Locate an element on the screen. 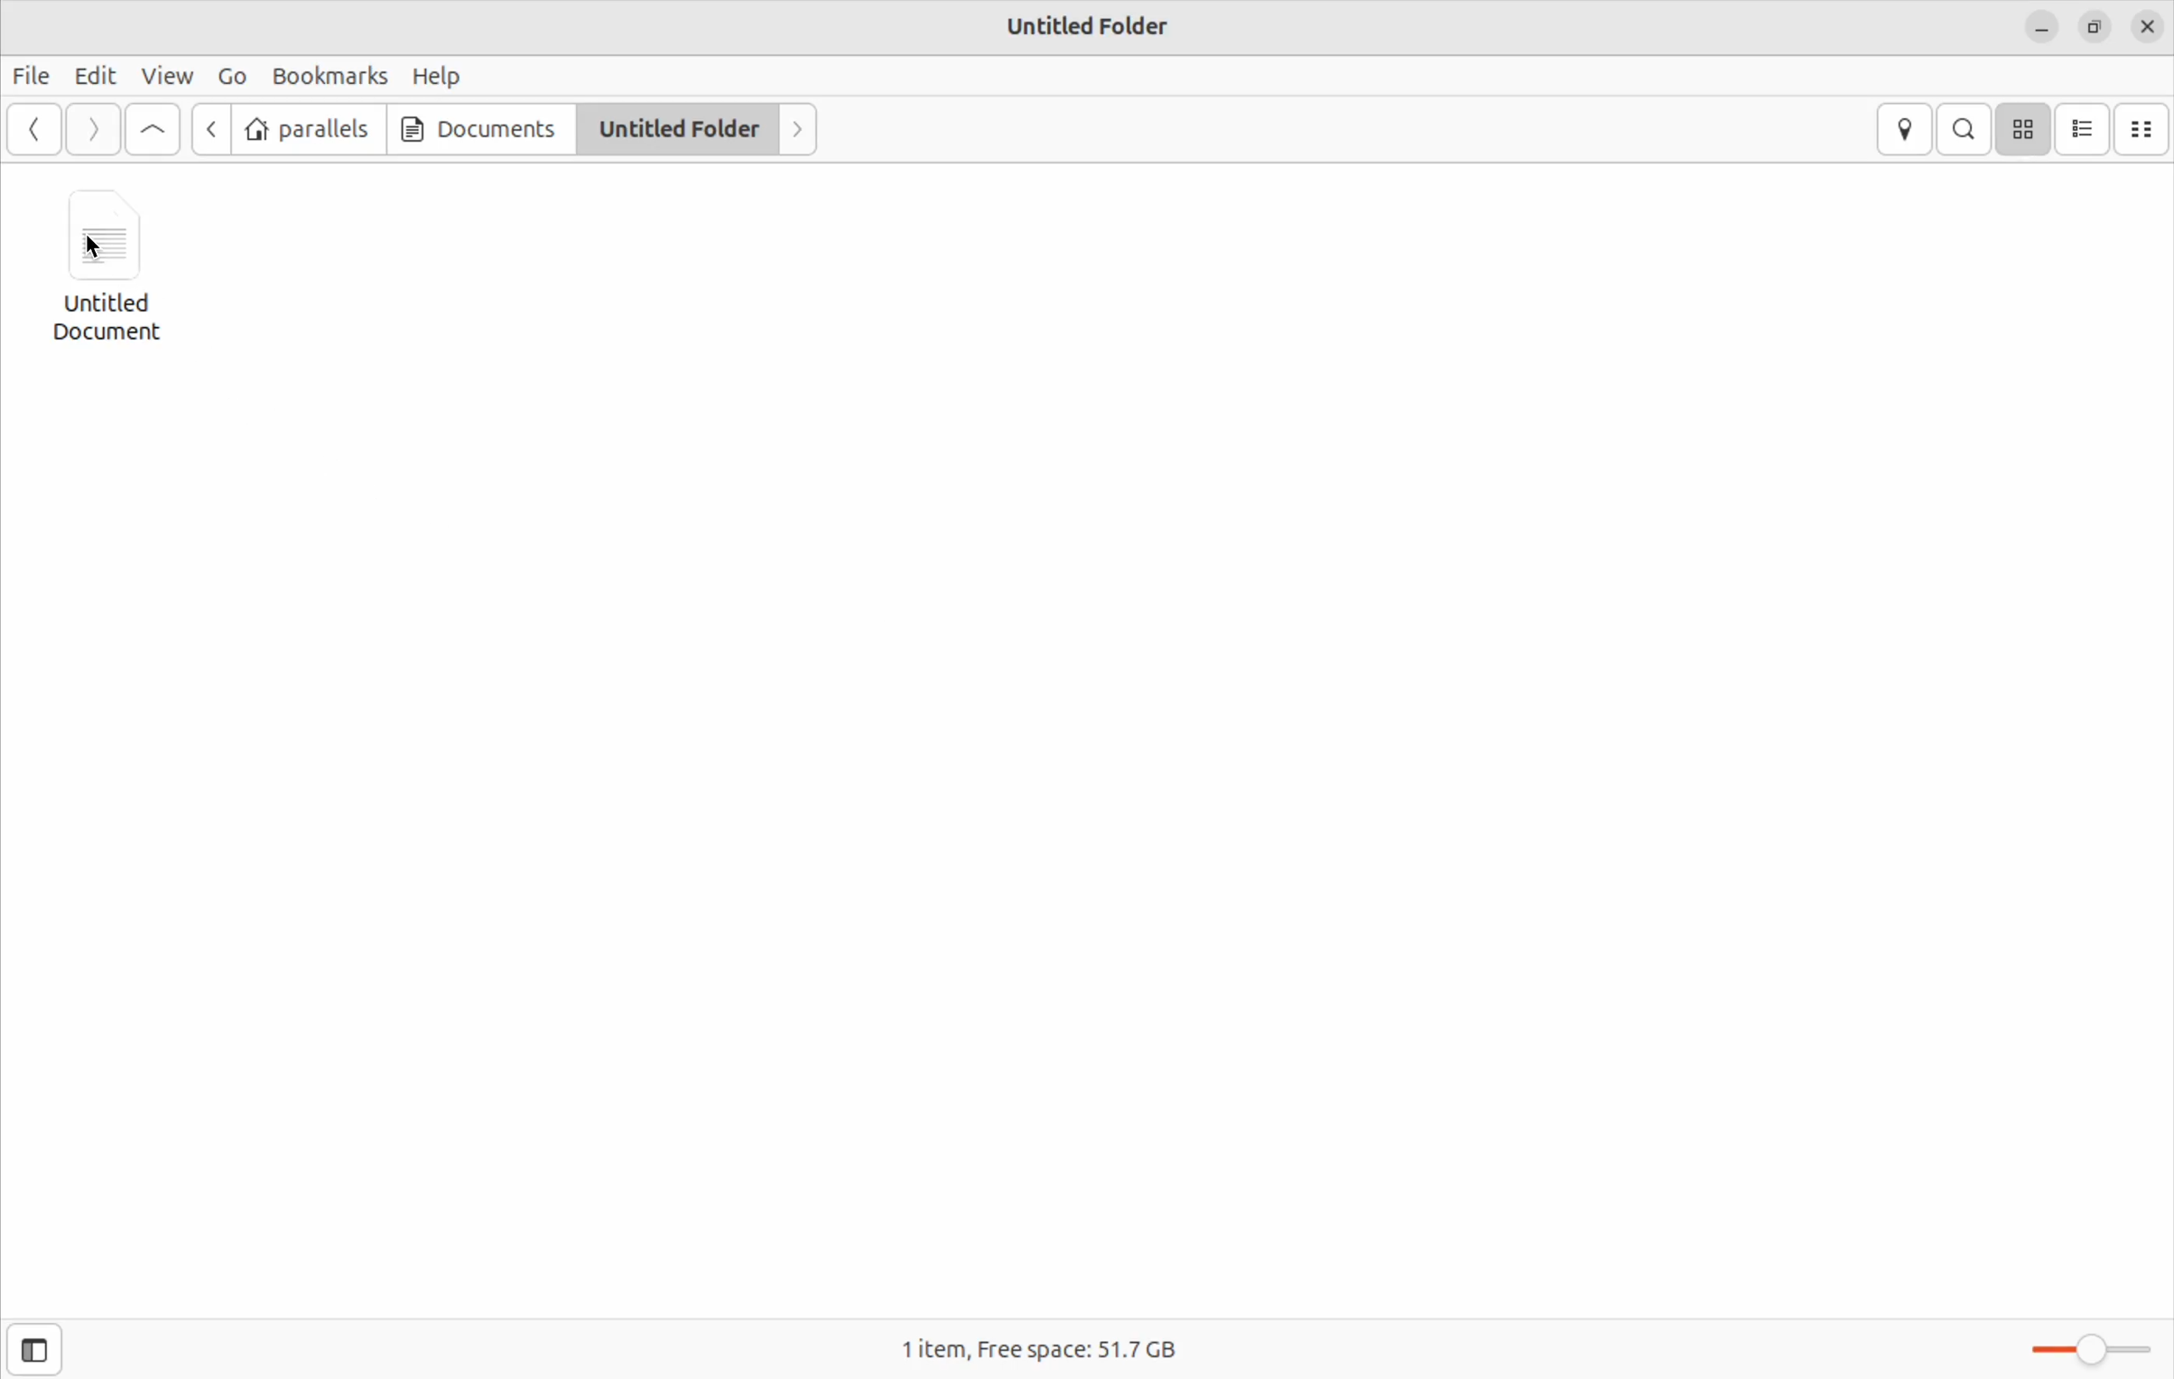  Cursor is located at coordinates (99, 249).